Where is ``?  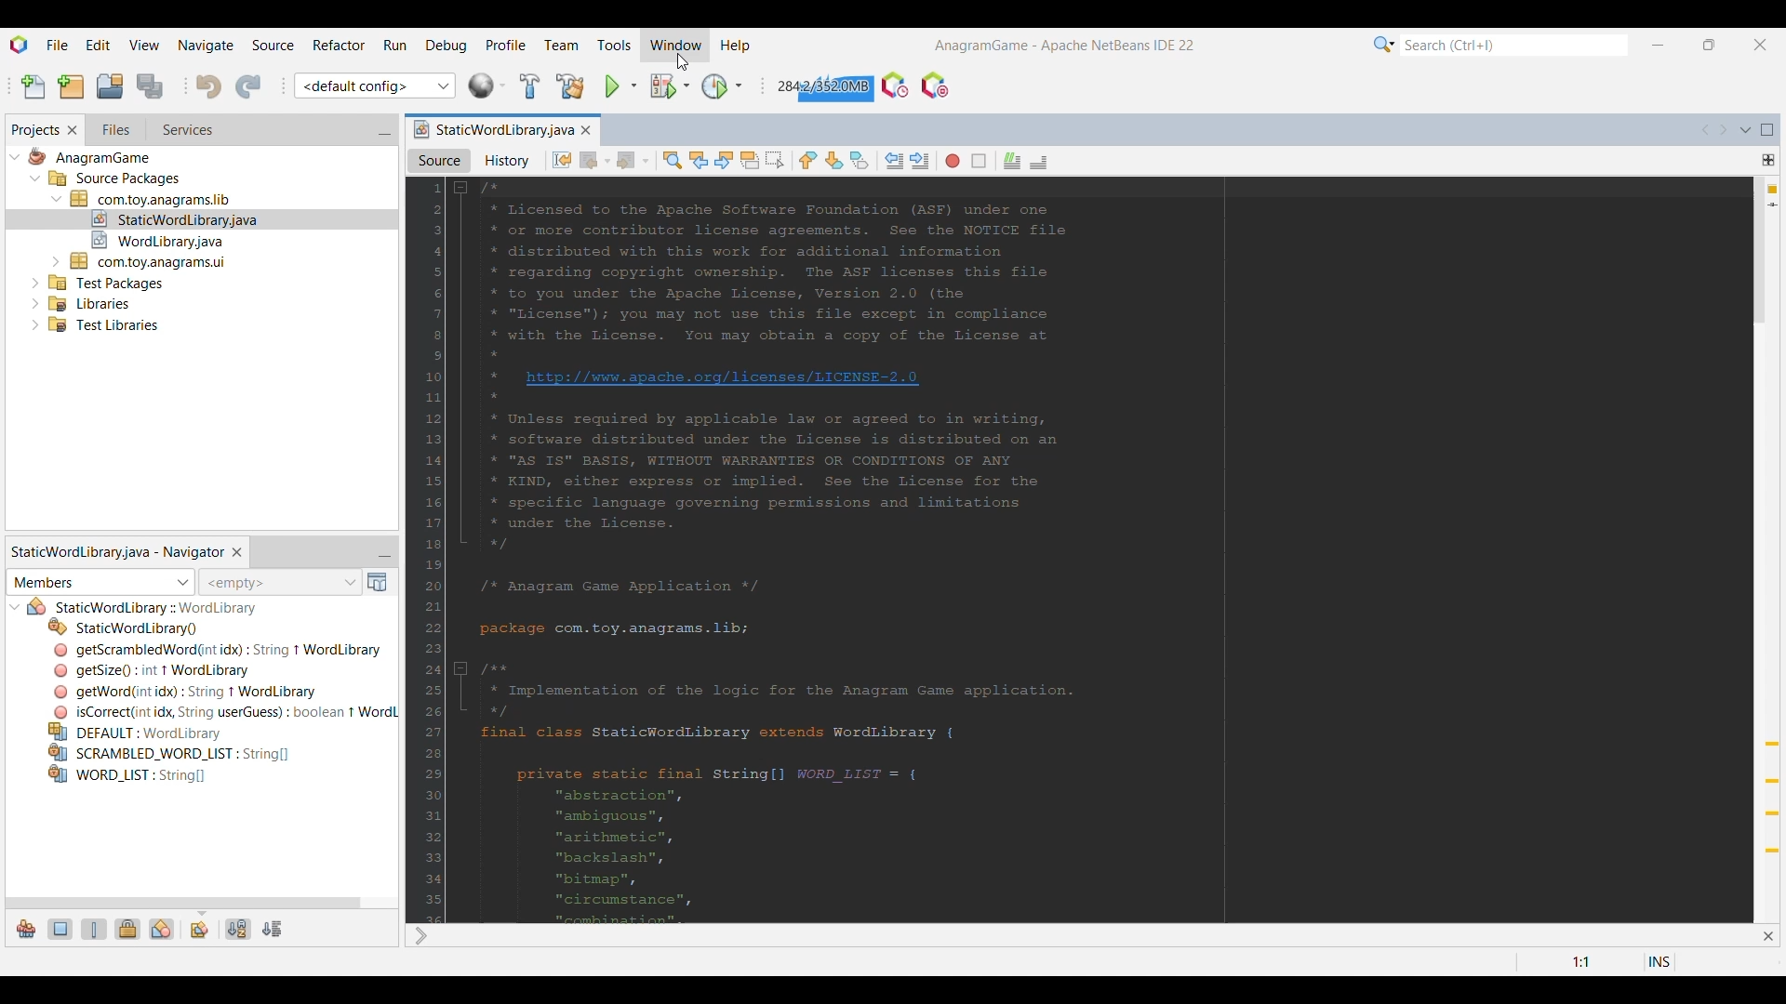
 is located at coordinates (192, 690).